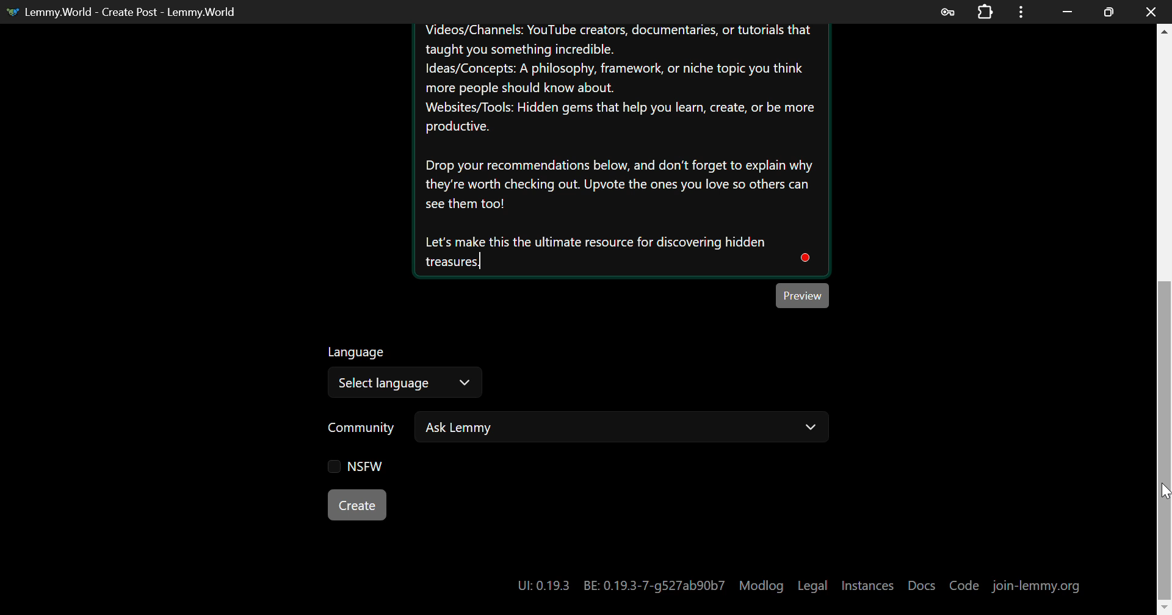 Image resolution: width=1172 pixels, height=615 pixels. Describe the element at coordinates (812, 586) in the screenshot. I see `Legal` at that location.